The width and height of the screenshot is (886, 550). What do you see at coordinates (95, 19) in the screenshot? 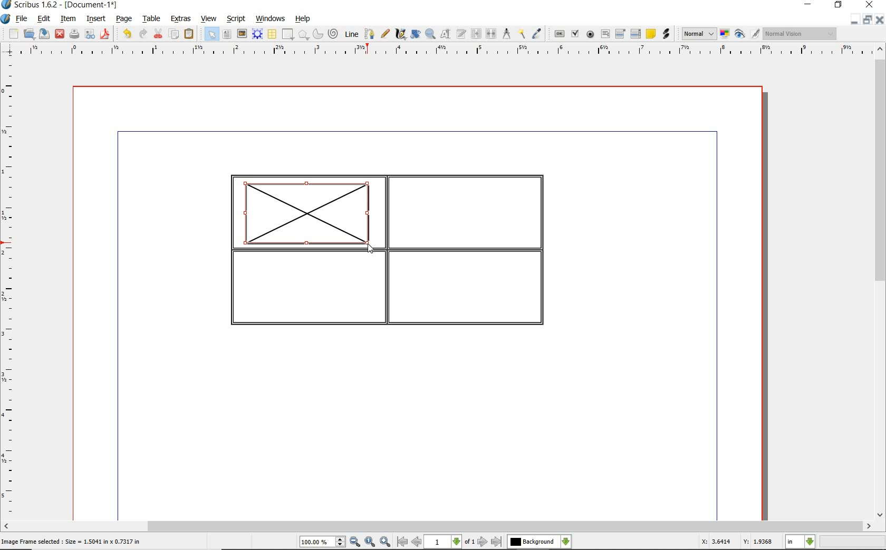
I see `insert` at bounding box center [95, 19].